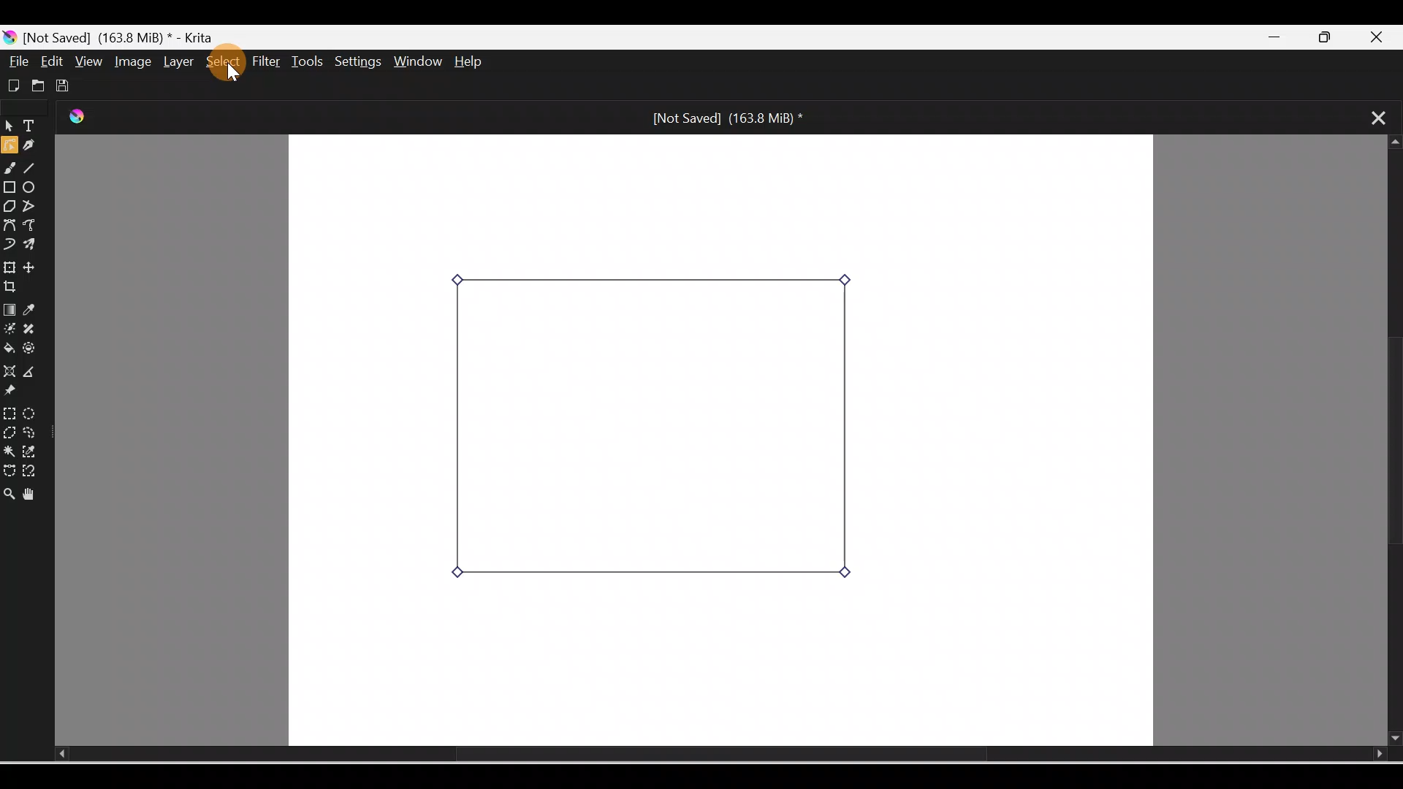 The image size is (1403, 789). I want to click on Maximize, so click(1334, 38).